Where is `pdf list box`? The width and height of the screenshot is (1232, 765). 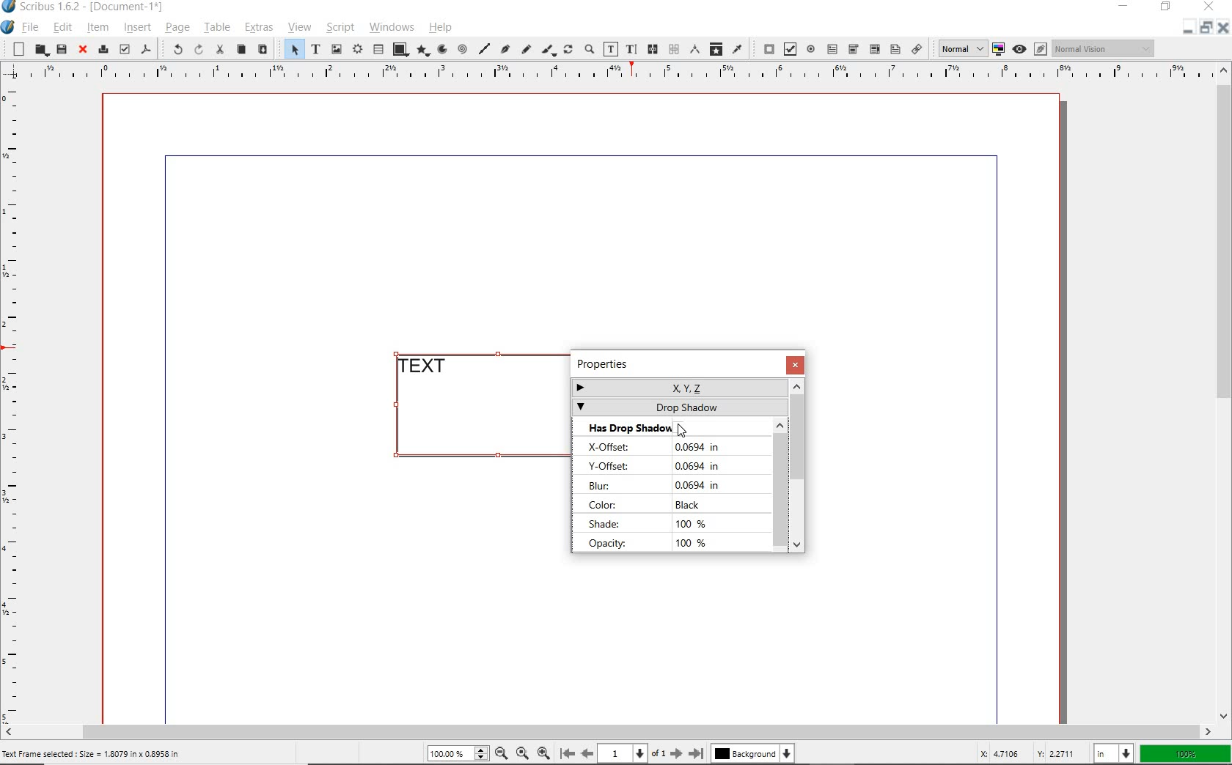
pdf list box is located at coordinates (895, 49).